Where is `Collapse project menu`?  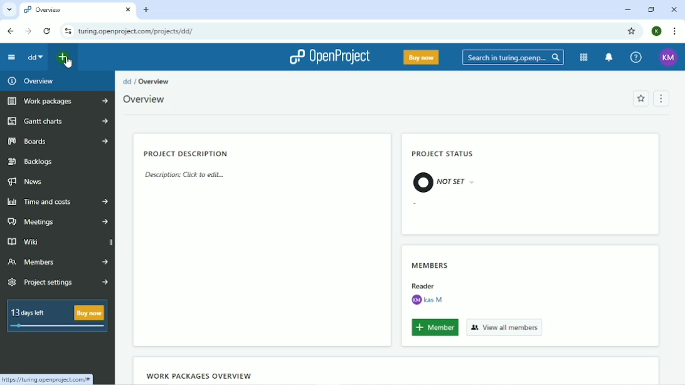
Collapse project menu is located at coordinates (11, 57).